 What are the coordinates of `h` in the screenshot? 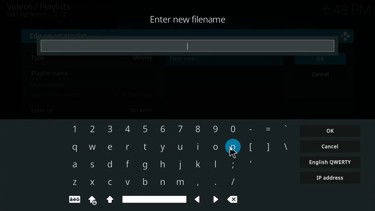 It's located at (162, 165).